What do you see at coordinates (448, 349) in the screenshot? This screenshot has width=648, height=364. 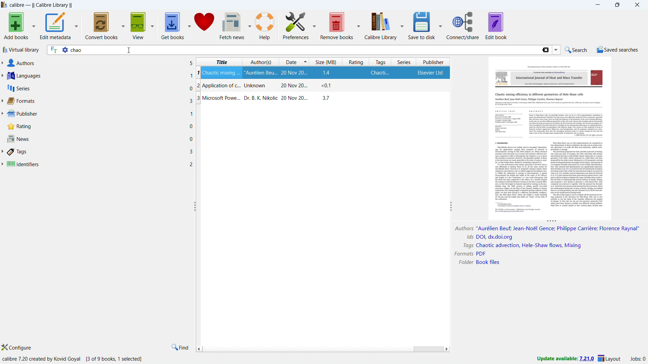 I see `scroll right` at bounding box center [448, 349].